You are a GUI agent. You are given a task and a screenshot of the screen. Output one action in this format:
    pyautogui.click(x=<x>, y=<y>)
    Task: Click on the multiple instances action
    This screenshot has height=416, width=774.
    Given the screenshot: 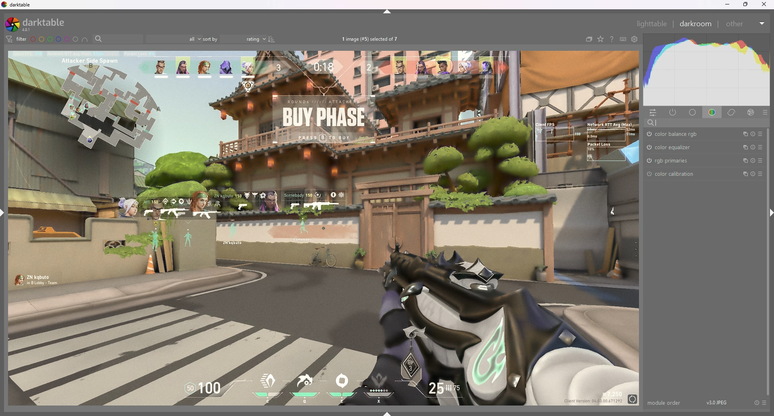 What is the action you would take?
    pyautogui.click(x=743, y=147)
    